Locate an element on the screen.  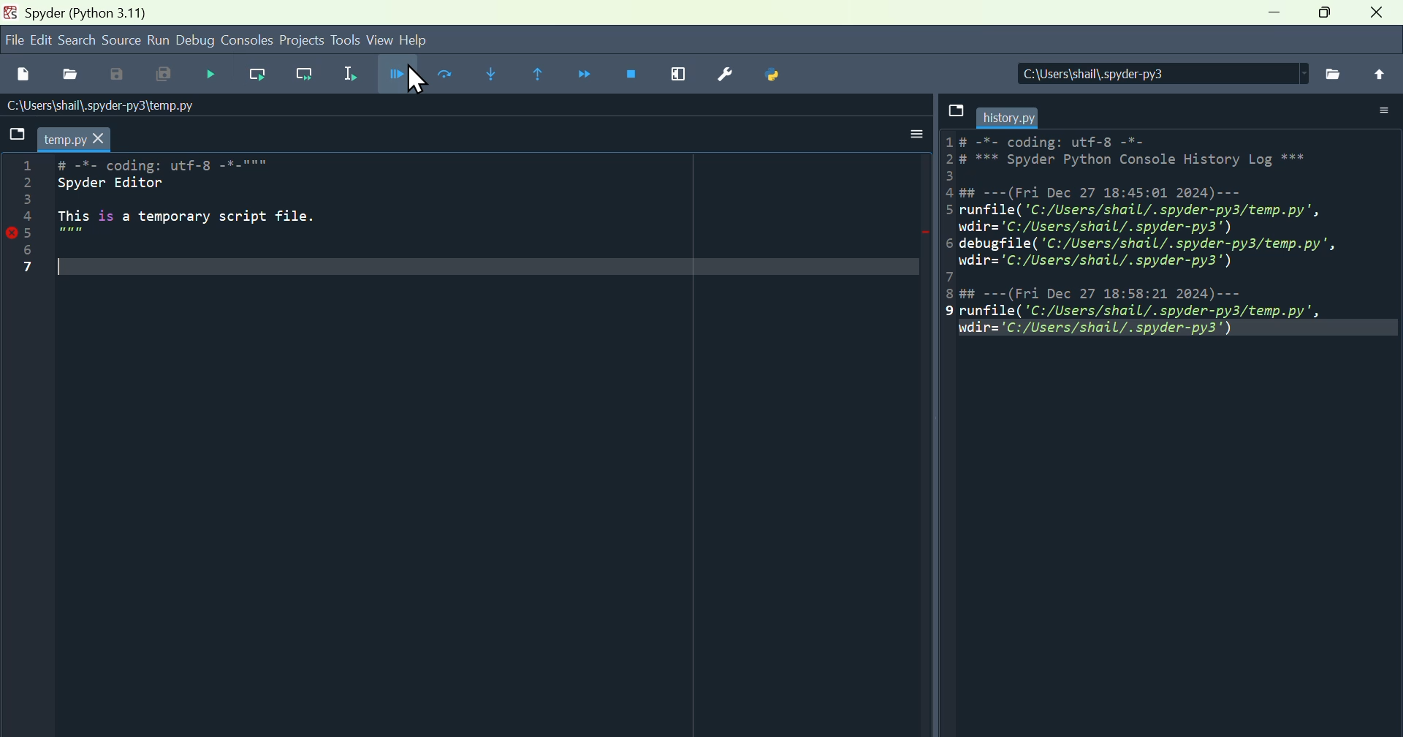
Run selection is located at coordinates (358, 74).